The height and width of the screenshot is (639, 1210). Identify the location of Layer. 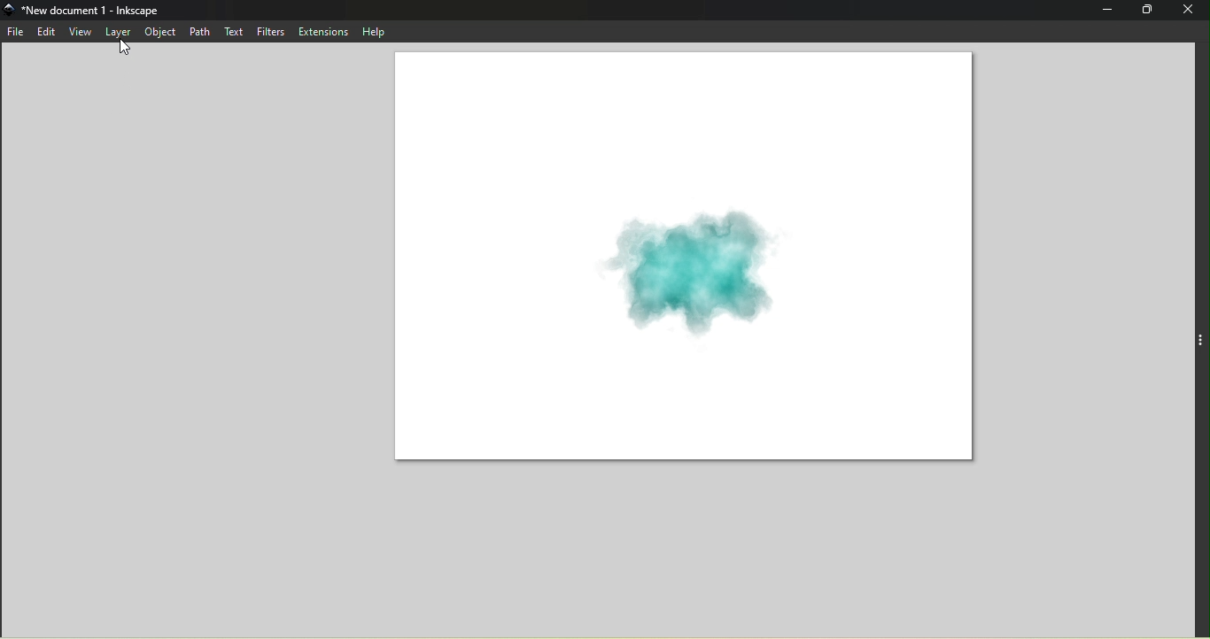
(119, 30).